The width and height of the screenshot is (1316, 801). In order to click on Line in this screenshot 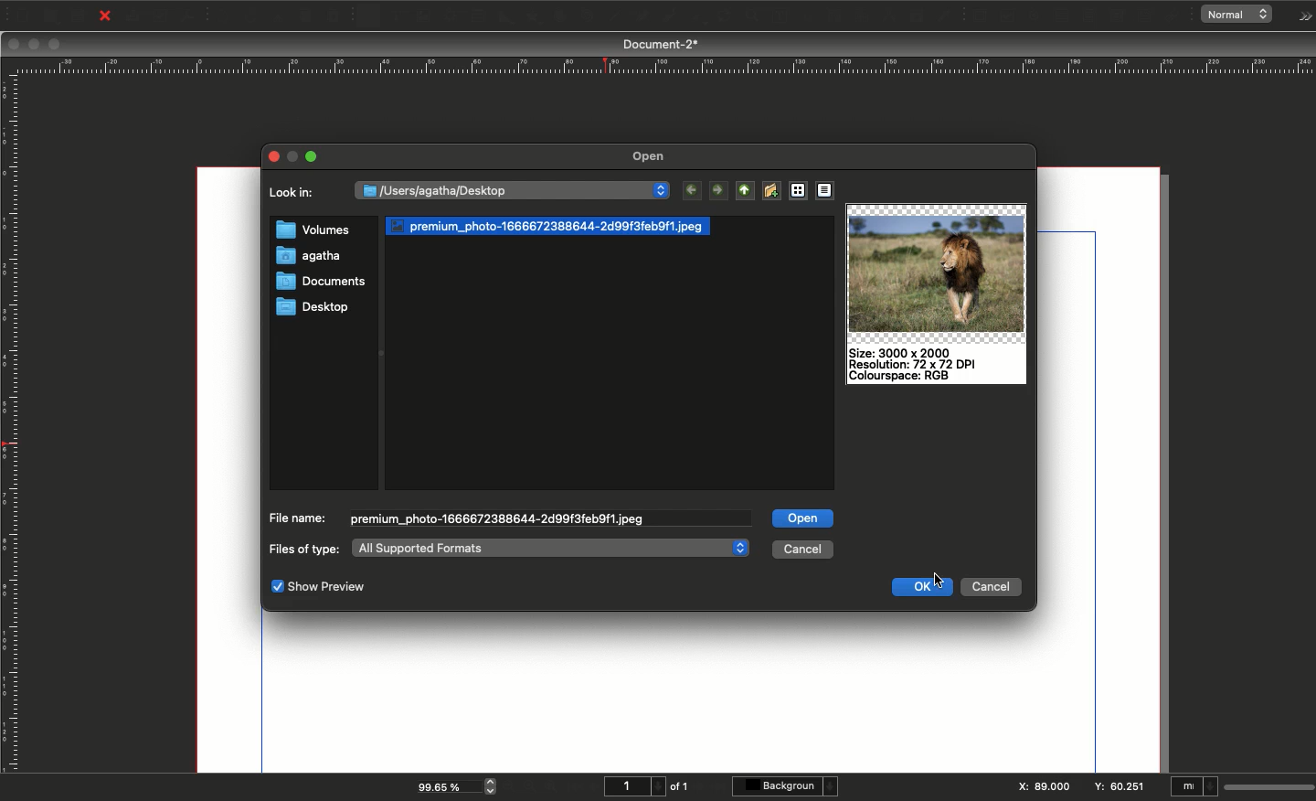, I will do `click(613, 17)`.